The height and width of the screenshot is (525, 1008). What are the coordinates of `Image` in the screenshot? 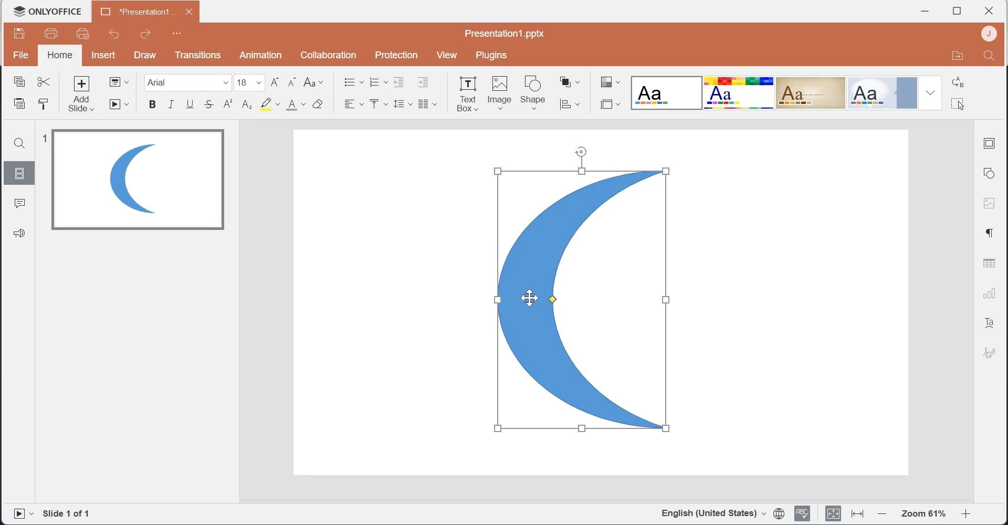 It's located at (500, 92).